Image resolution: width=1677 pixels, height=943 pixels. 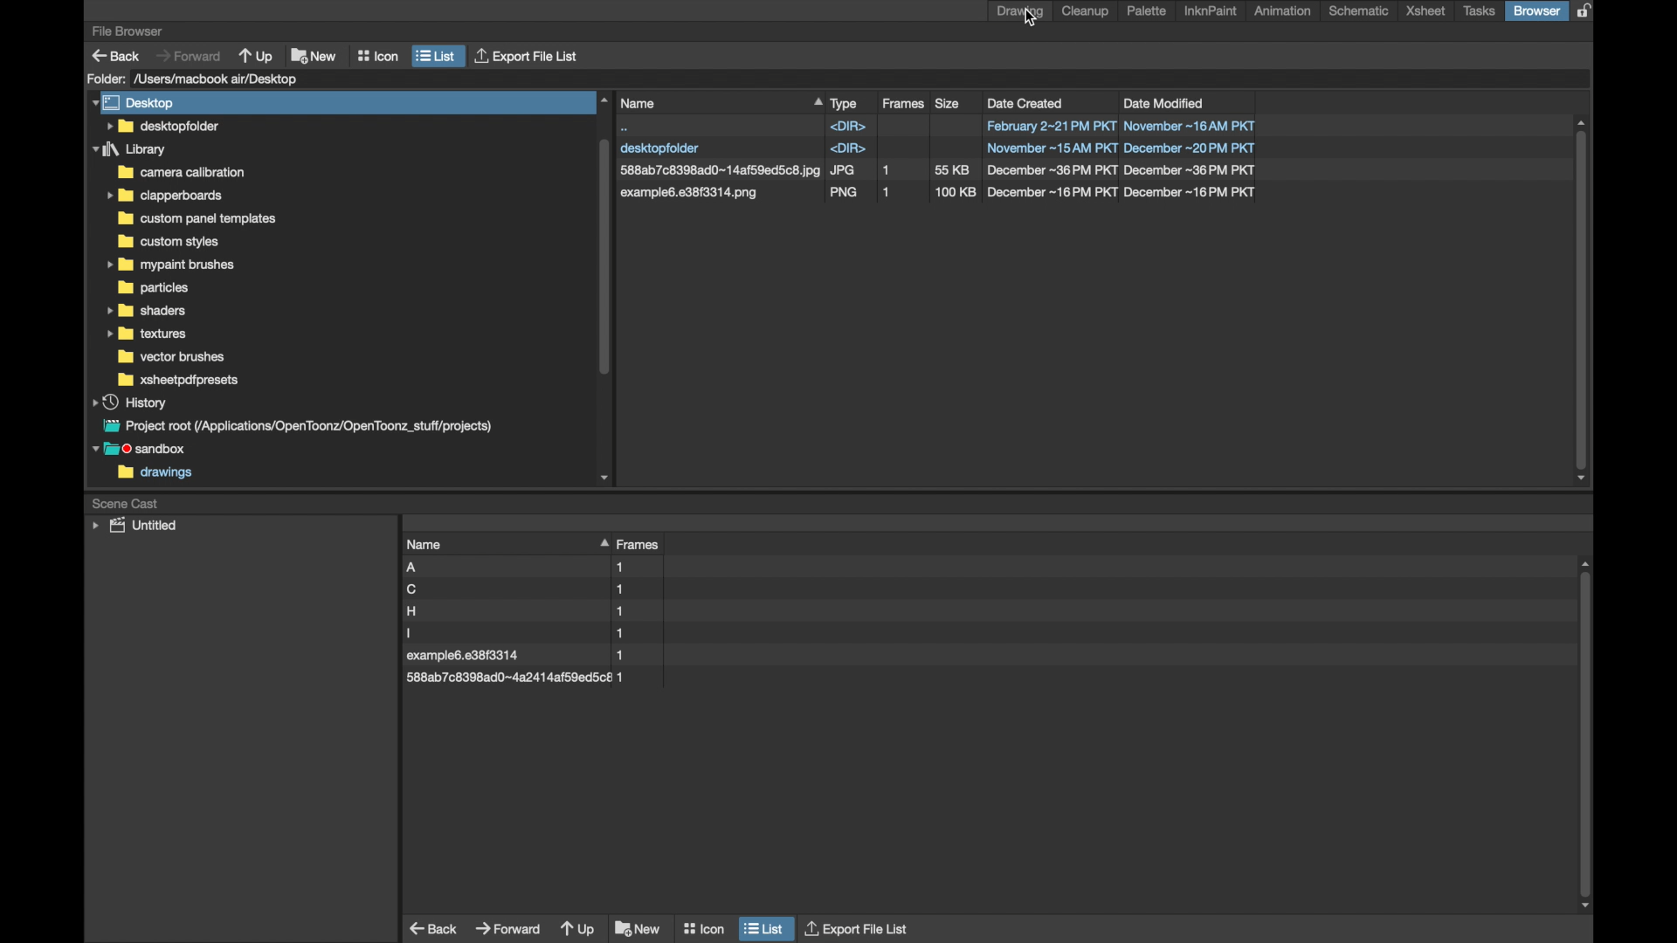 What do you see at coordinates (130, 149) in the screenshot?
I see `folder` at bounding box center [130, 149].